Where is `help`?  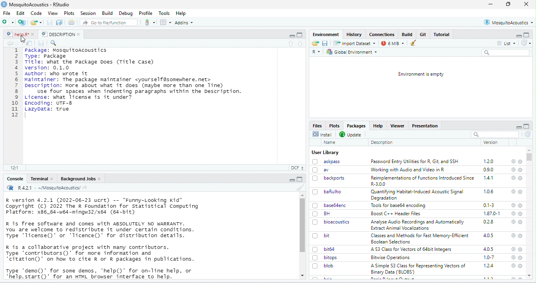
help is located at coordinates (512, 205).